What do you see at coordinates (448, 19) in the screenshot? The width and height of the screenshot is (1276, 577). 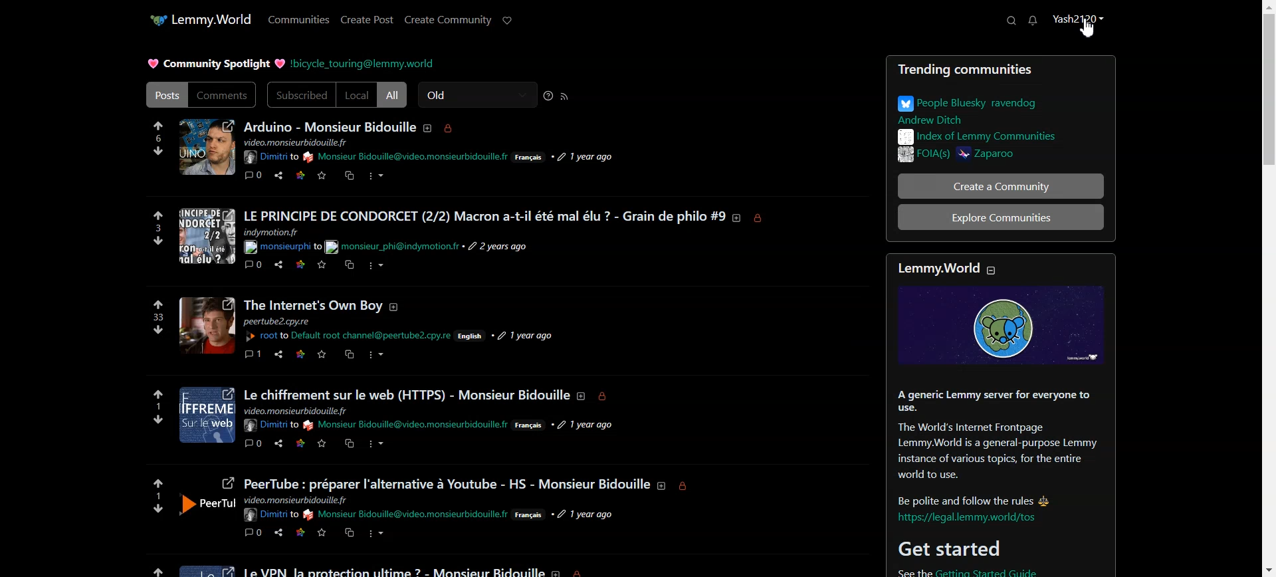 I see `Create Community` at bounding box center [448, 19].